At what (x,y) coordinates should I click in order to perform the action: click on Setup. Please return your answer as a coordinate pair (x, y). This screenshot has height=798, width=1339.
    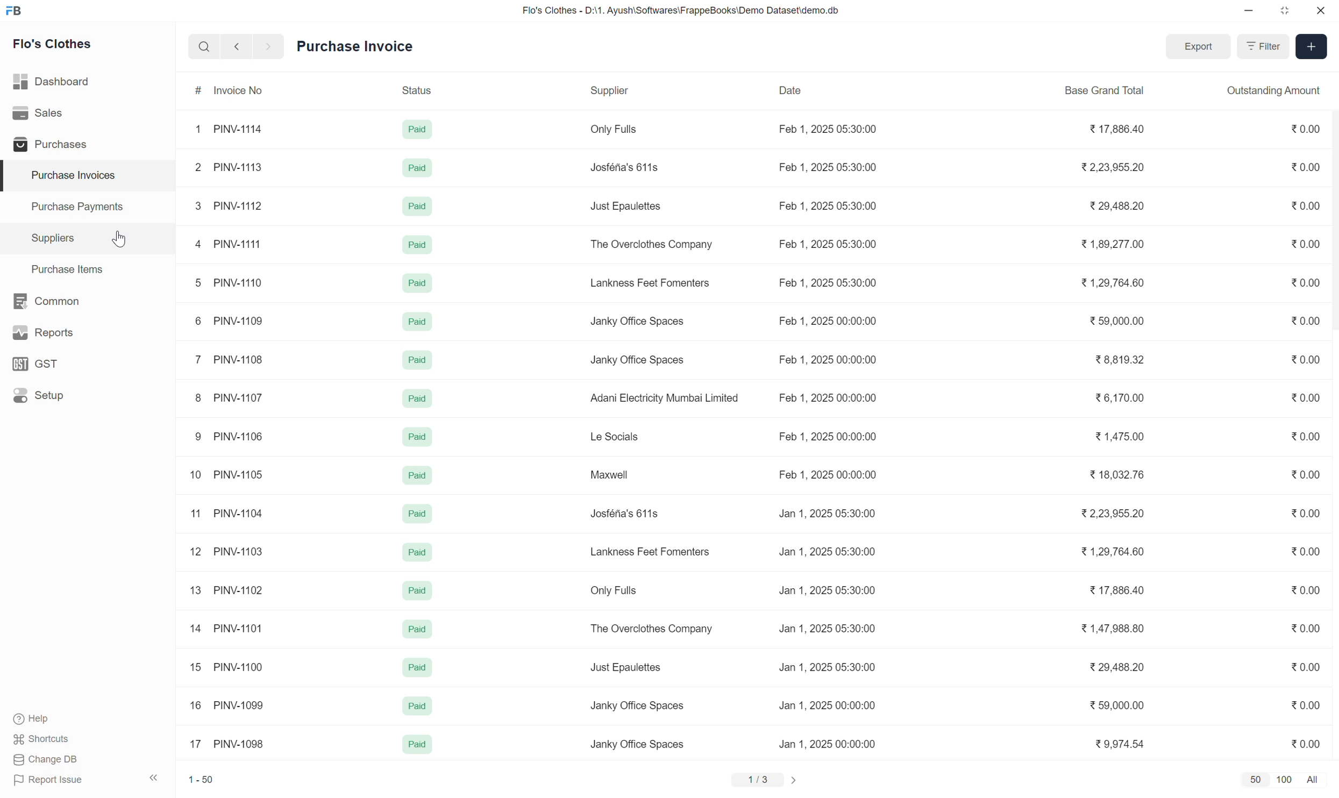
    Looking at the image, I should click on (87, 395).